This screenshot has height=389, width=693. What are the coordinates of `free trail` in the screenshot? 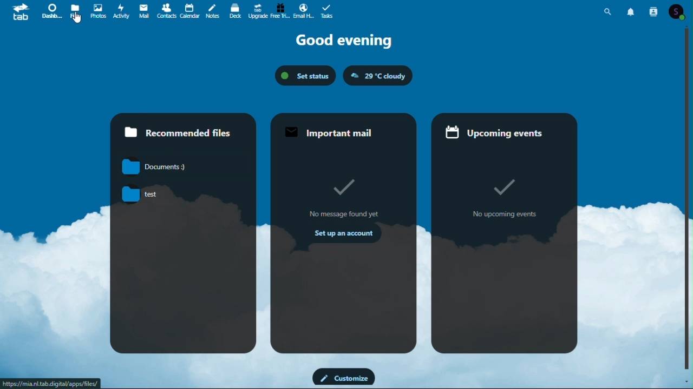 It's located at (280, 11).